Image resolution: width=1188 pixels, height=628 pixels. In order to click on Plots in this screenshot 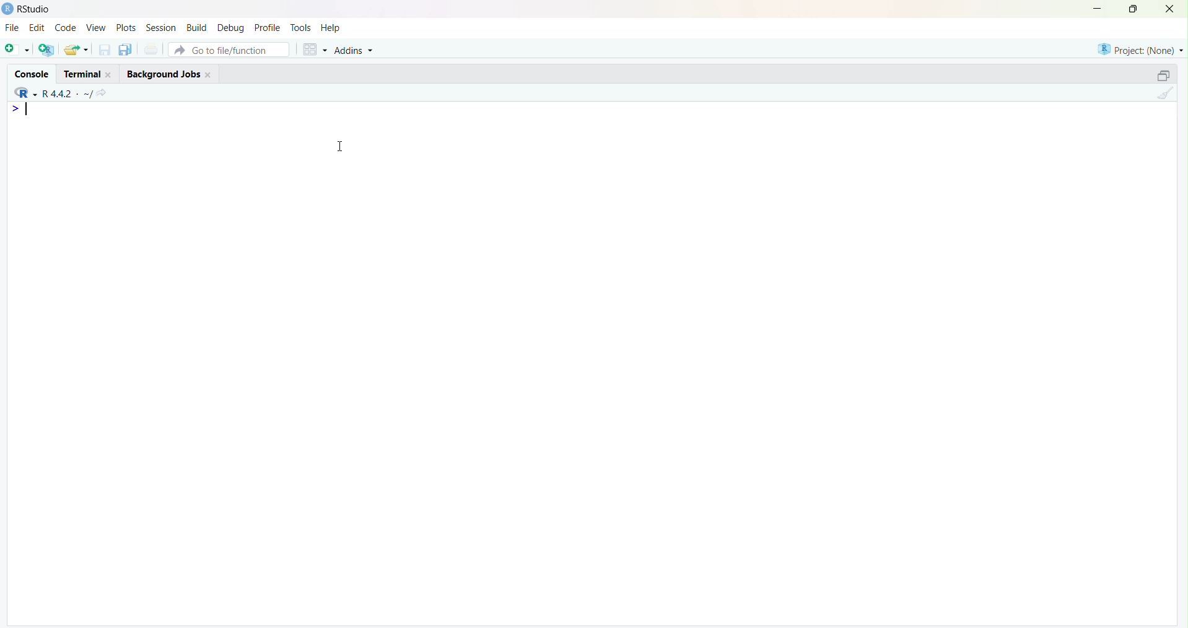, I will do `click(126, 27)`.